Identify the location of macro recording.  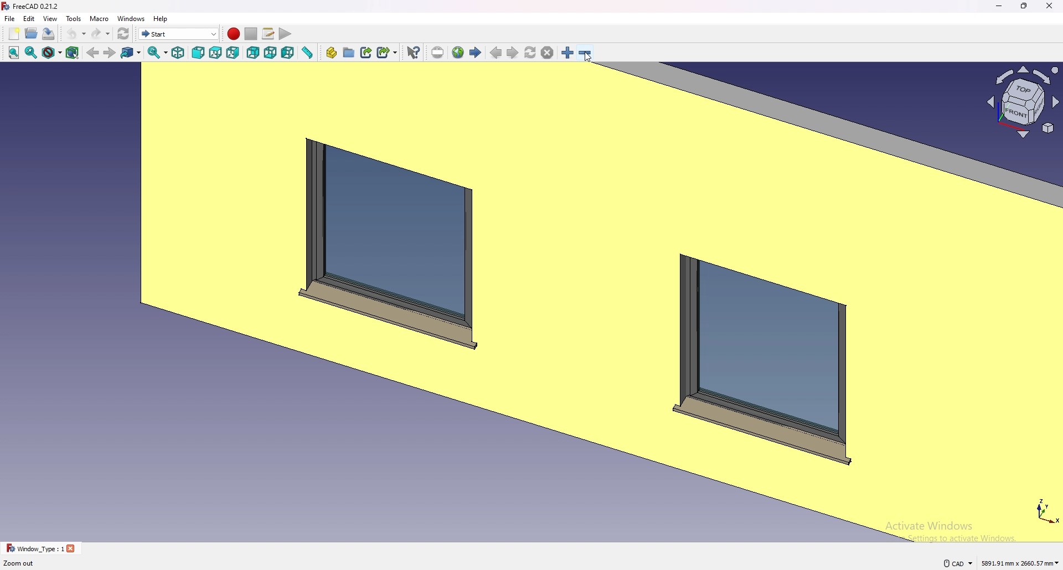
(233, 34).